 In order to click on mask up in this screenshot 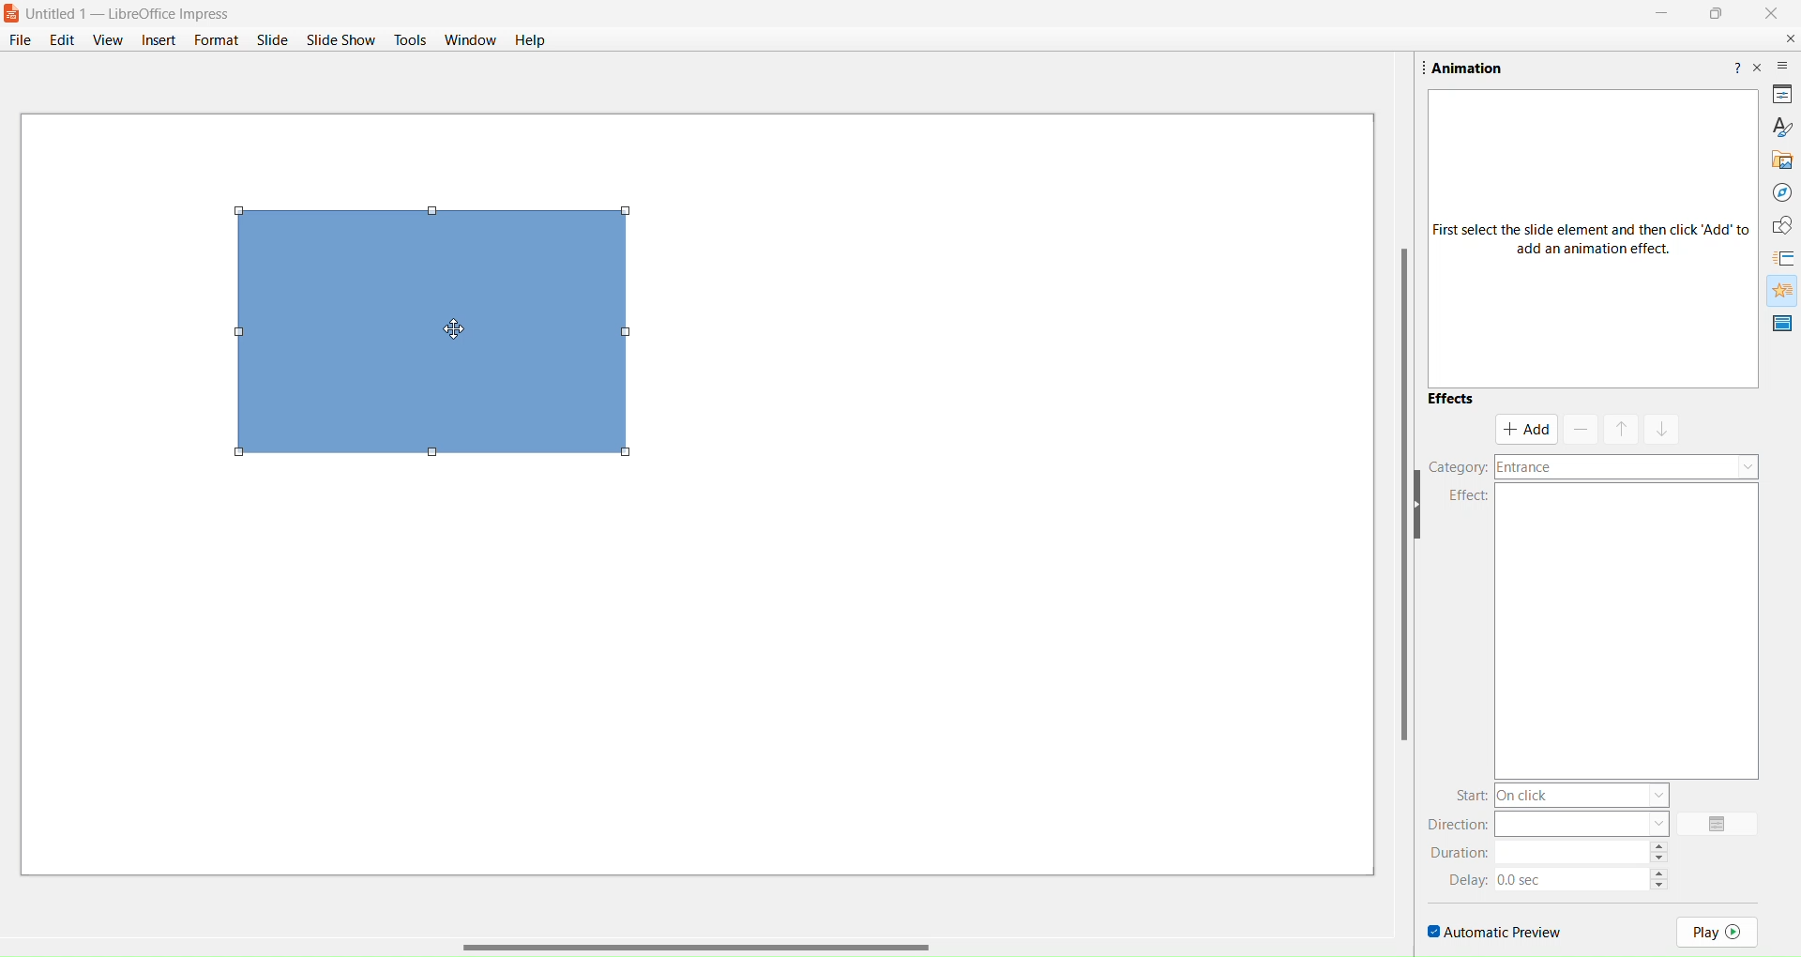, I will do `click(1620, 427)`.